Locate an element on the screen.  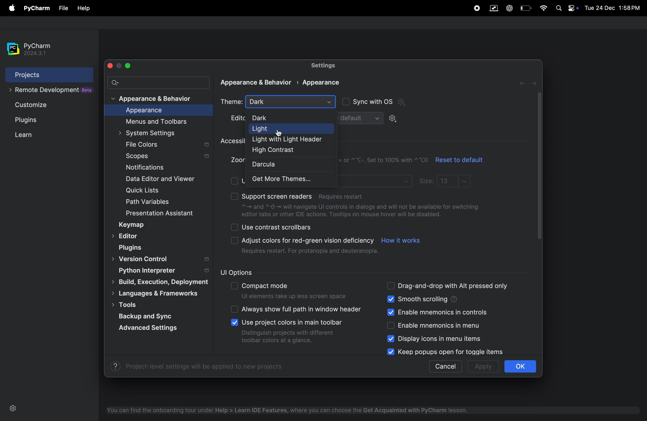
chatgpt is located at coordinates (510, 7).